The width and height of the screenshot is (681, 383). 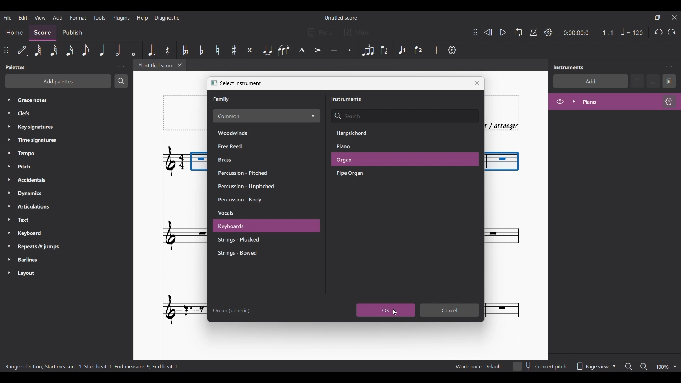 What do you see at coordinates (368, 50) in the screenshot?
I see `Tuplet` at bounding box center [368, 50].